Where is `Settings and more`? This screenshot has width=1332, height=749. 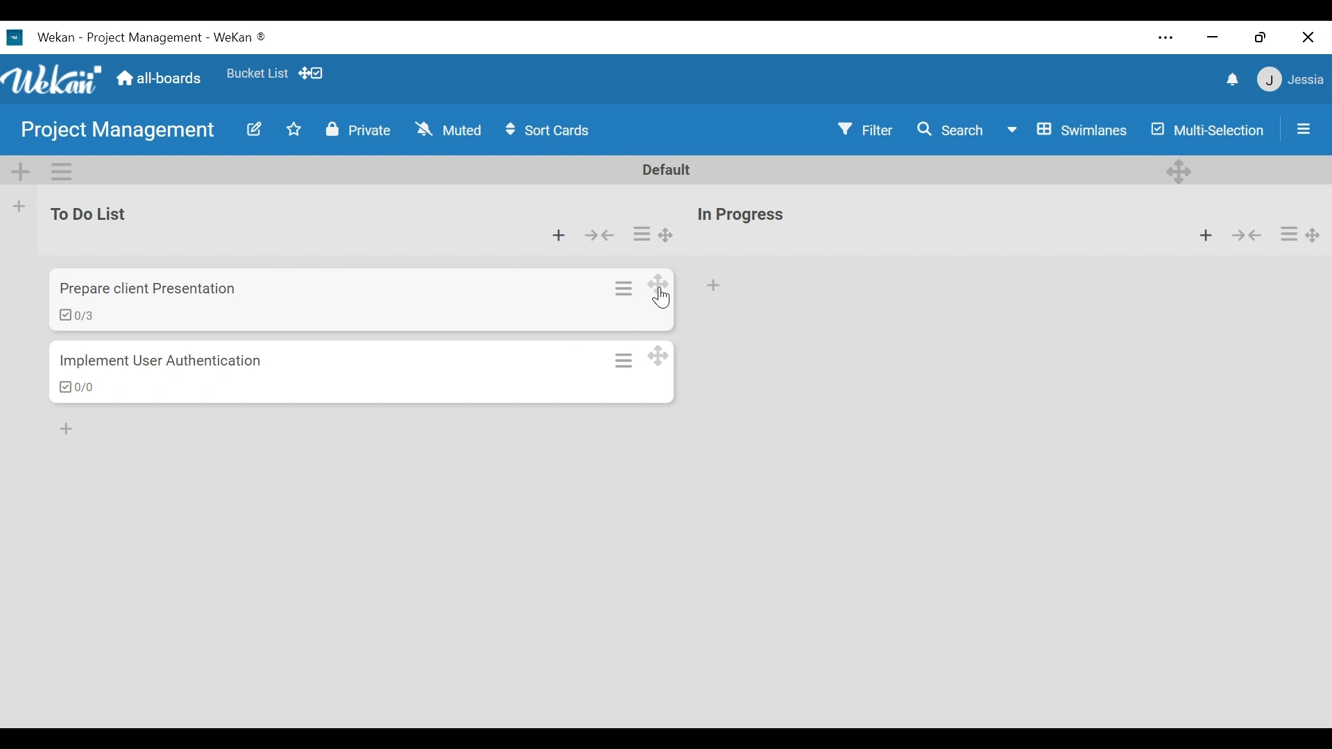 Settings and more is located at coordinates (1167, 37).